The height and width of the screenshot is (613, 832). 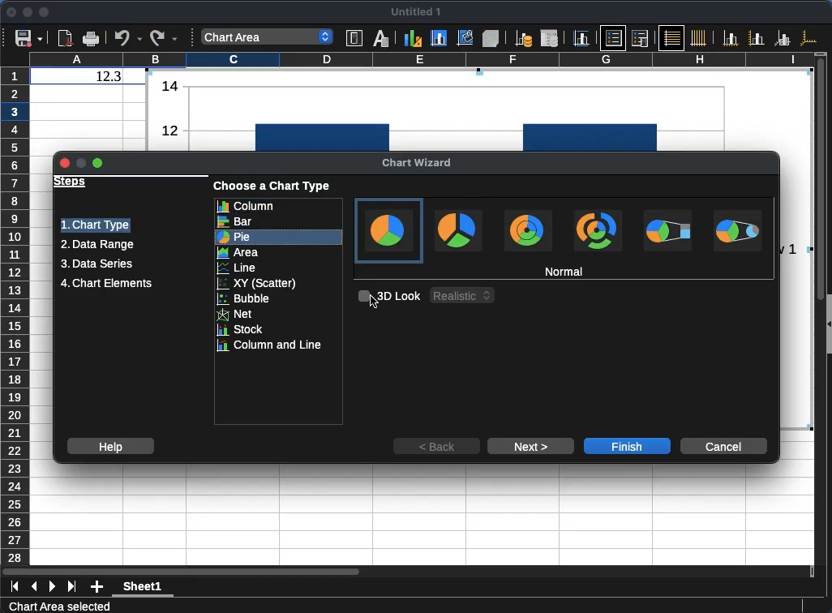 I want to click on Format selection, so click(x=354, y=38).